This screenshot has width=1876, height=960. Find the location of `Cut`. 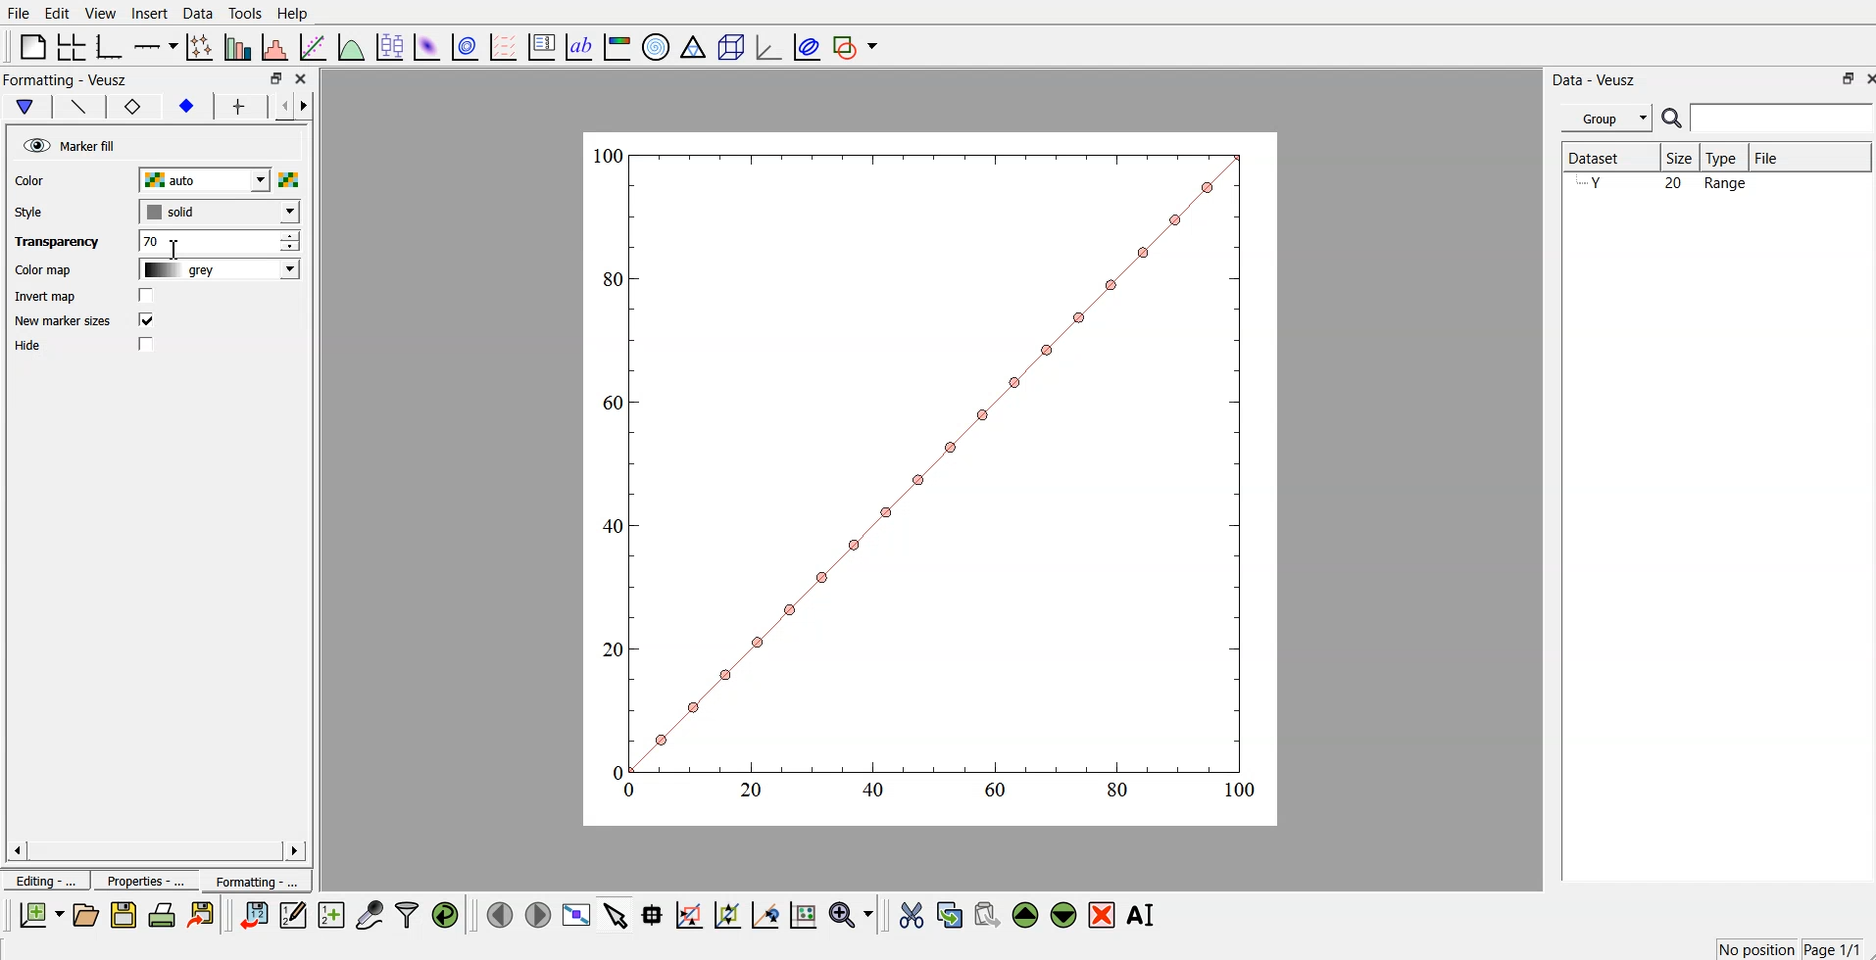

Cut is located at coordinates (912, 914).